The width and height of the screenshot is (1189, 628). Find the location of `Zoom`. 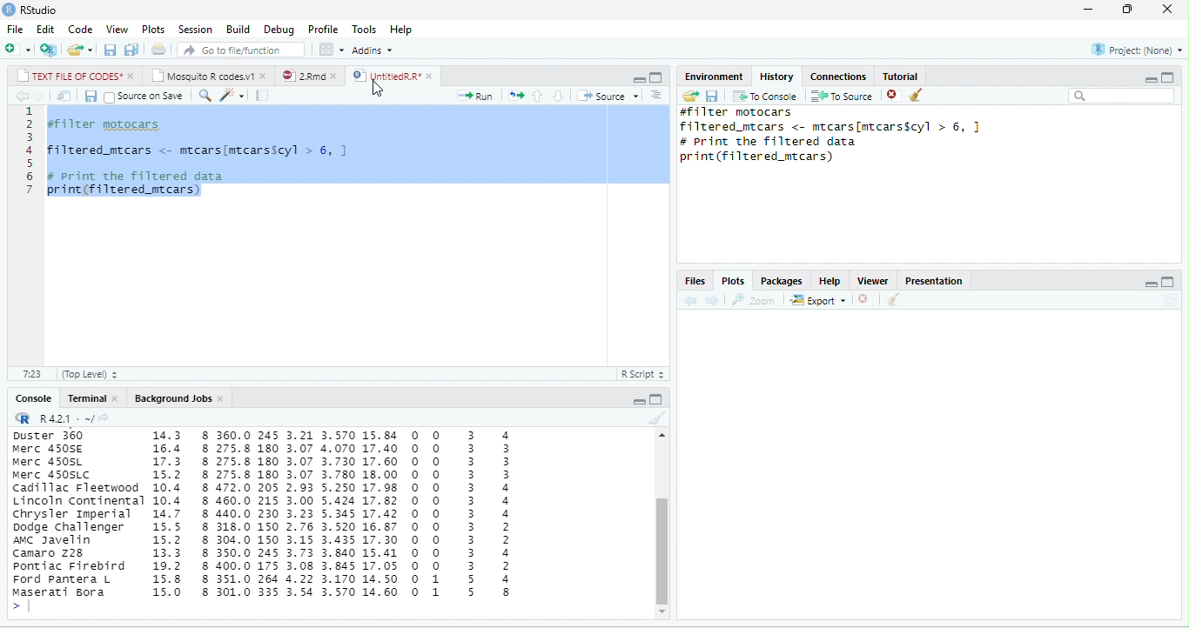

Zoom is located at coordinates (752, 300).